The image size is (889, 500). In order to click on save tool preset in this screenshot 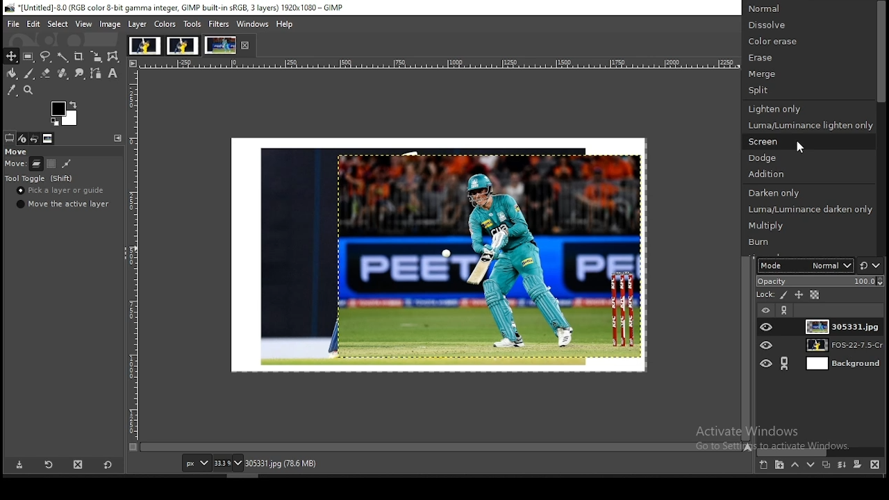, I will do `click(17, 465)`.